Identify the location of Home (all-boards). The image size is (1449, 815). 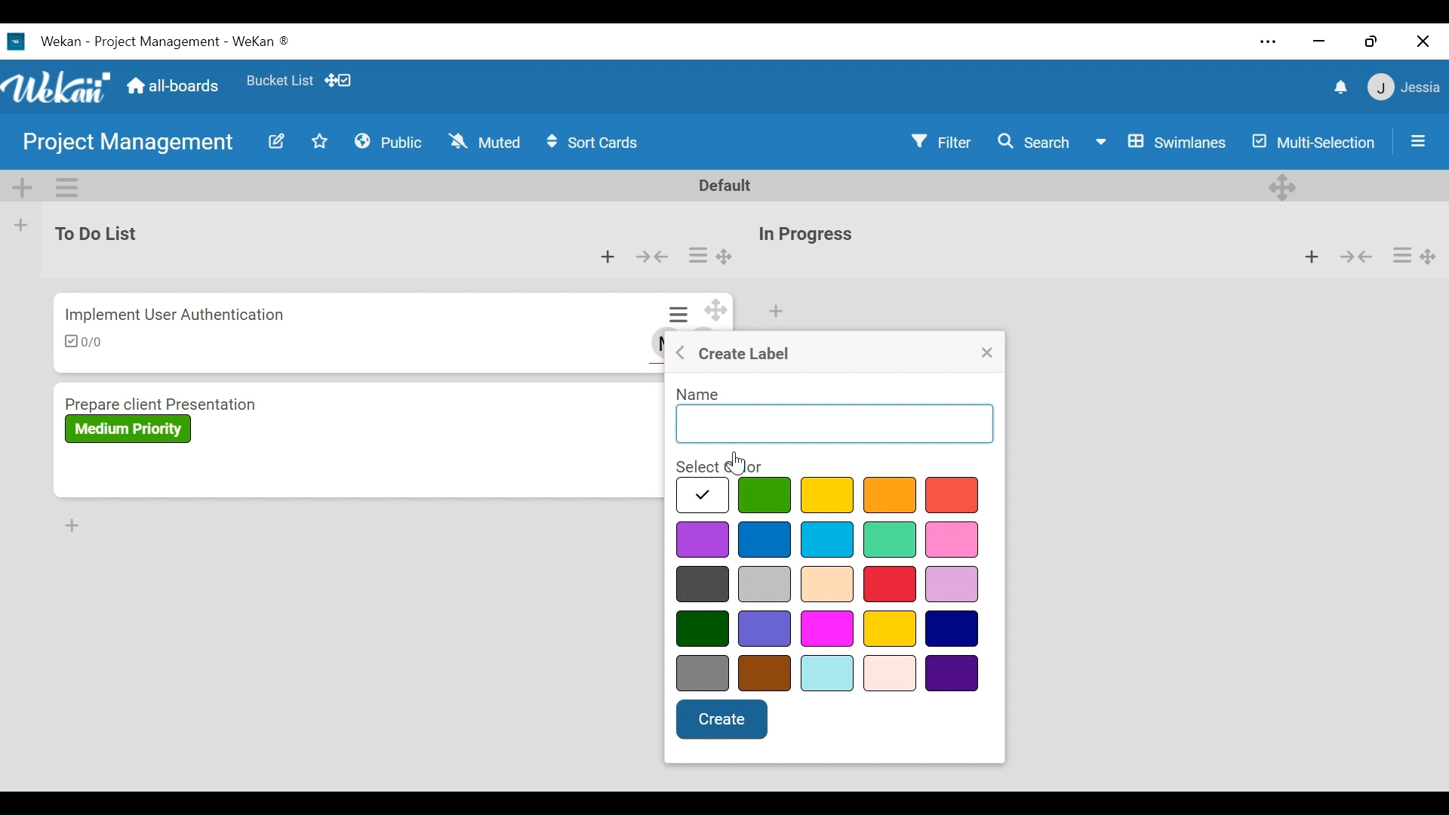
(171, 85).